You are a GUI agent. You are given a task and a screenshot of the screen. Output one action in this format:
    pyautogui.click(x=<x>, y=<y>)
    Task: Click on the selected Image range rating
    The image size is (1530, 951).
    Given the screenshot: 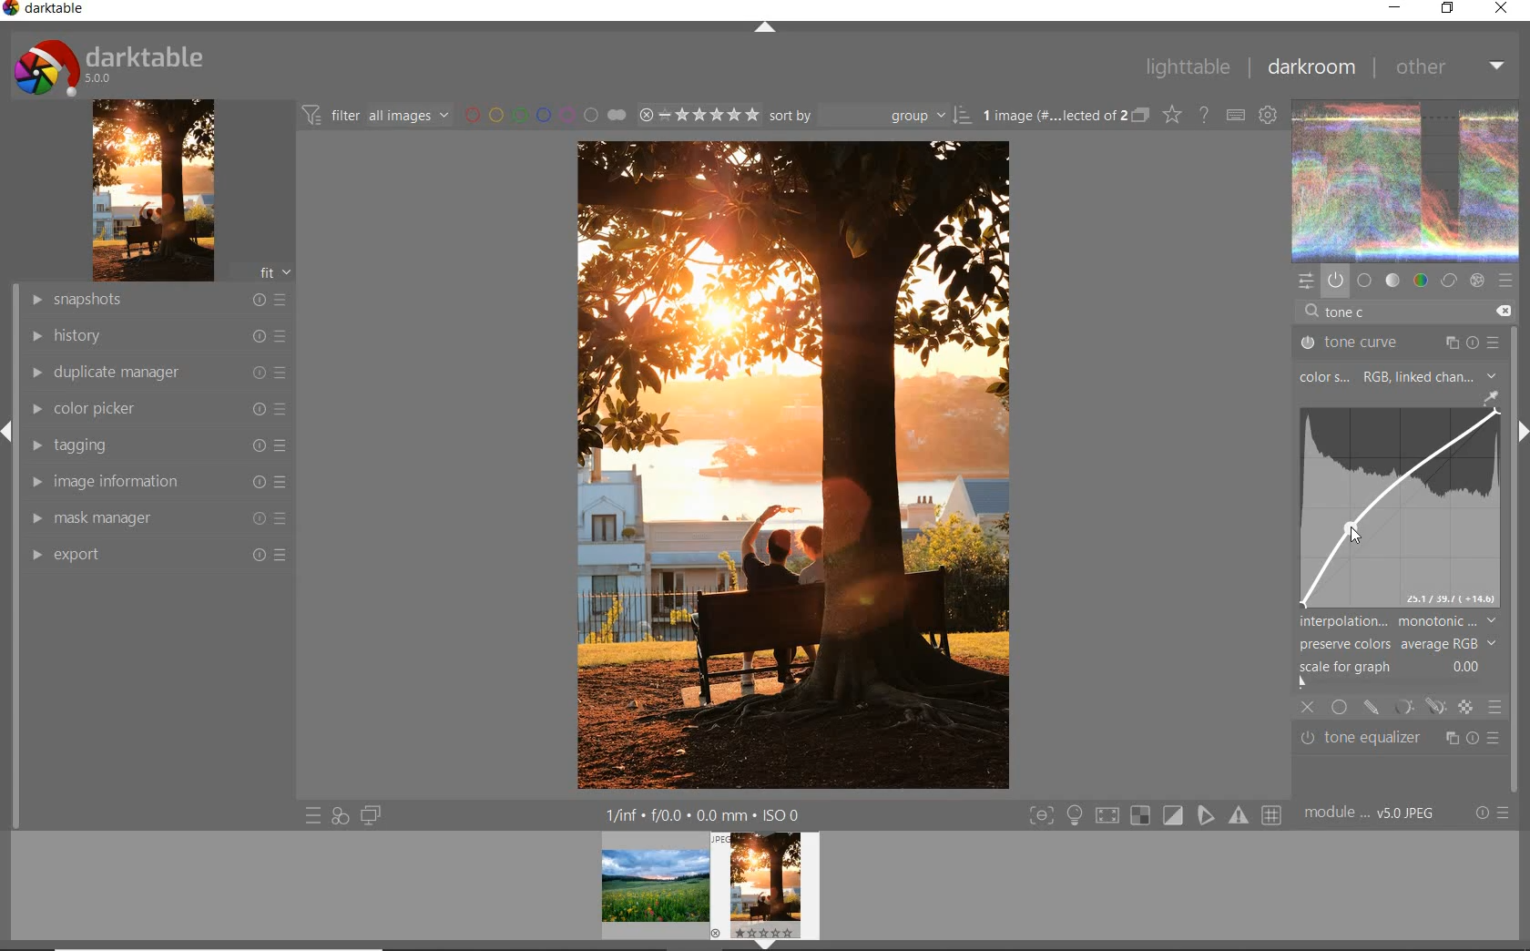 What is the action you would take?
    pyautogui.click(x=699, y=117)
    